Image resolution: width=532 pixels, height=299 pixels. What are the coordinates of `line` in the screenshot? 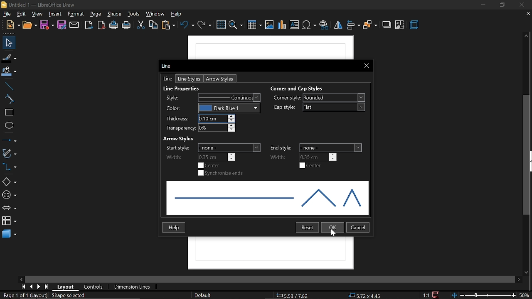 It's located at (169, 79).